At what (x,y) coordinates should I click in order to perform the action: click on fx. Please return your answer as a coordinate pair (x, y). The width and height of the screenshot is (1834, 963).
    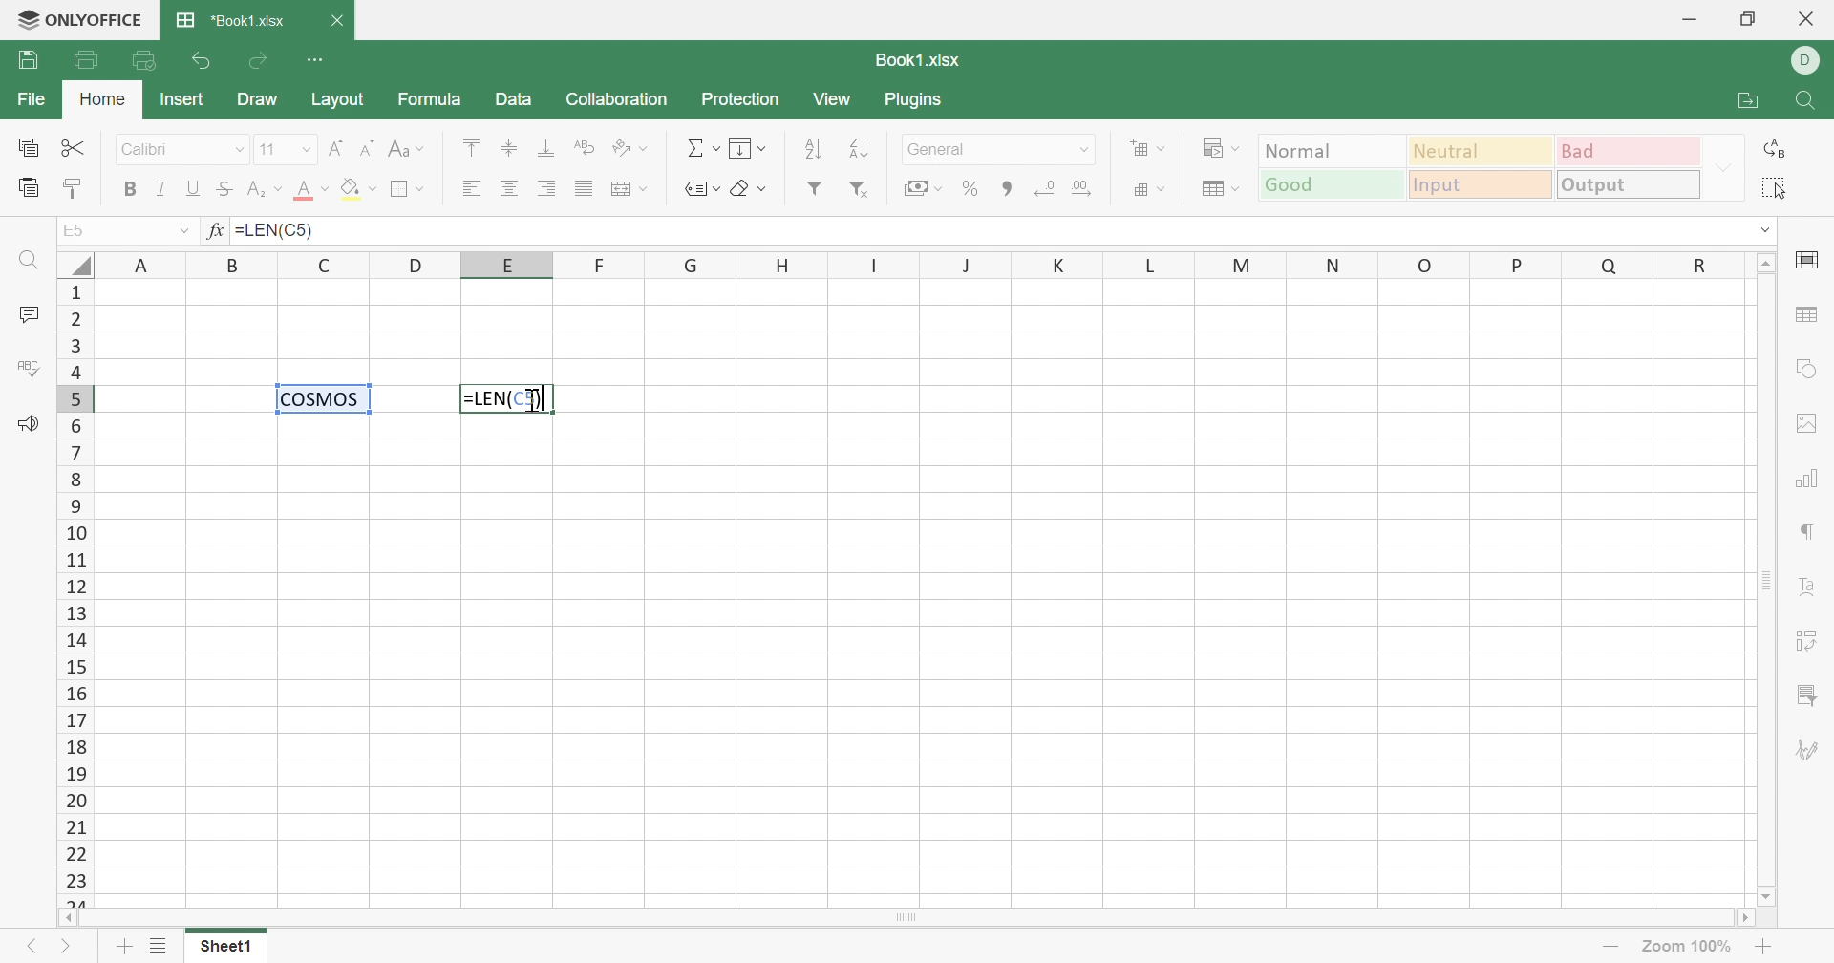
    Looking at the image, I should click on (217, 231).